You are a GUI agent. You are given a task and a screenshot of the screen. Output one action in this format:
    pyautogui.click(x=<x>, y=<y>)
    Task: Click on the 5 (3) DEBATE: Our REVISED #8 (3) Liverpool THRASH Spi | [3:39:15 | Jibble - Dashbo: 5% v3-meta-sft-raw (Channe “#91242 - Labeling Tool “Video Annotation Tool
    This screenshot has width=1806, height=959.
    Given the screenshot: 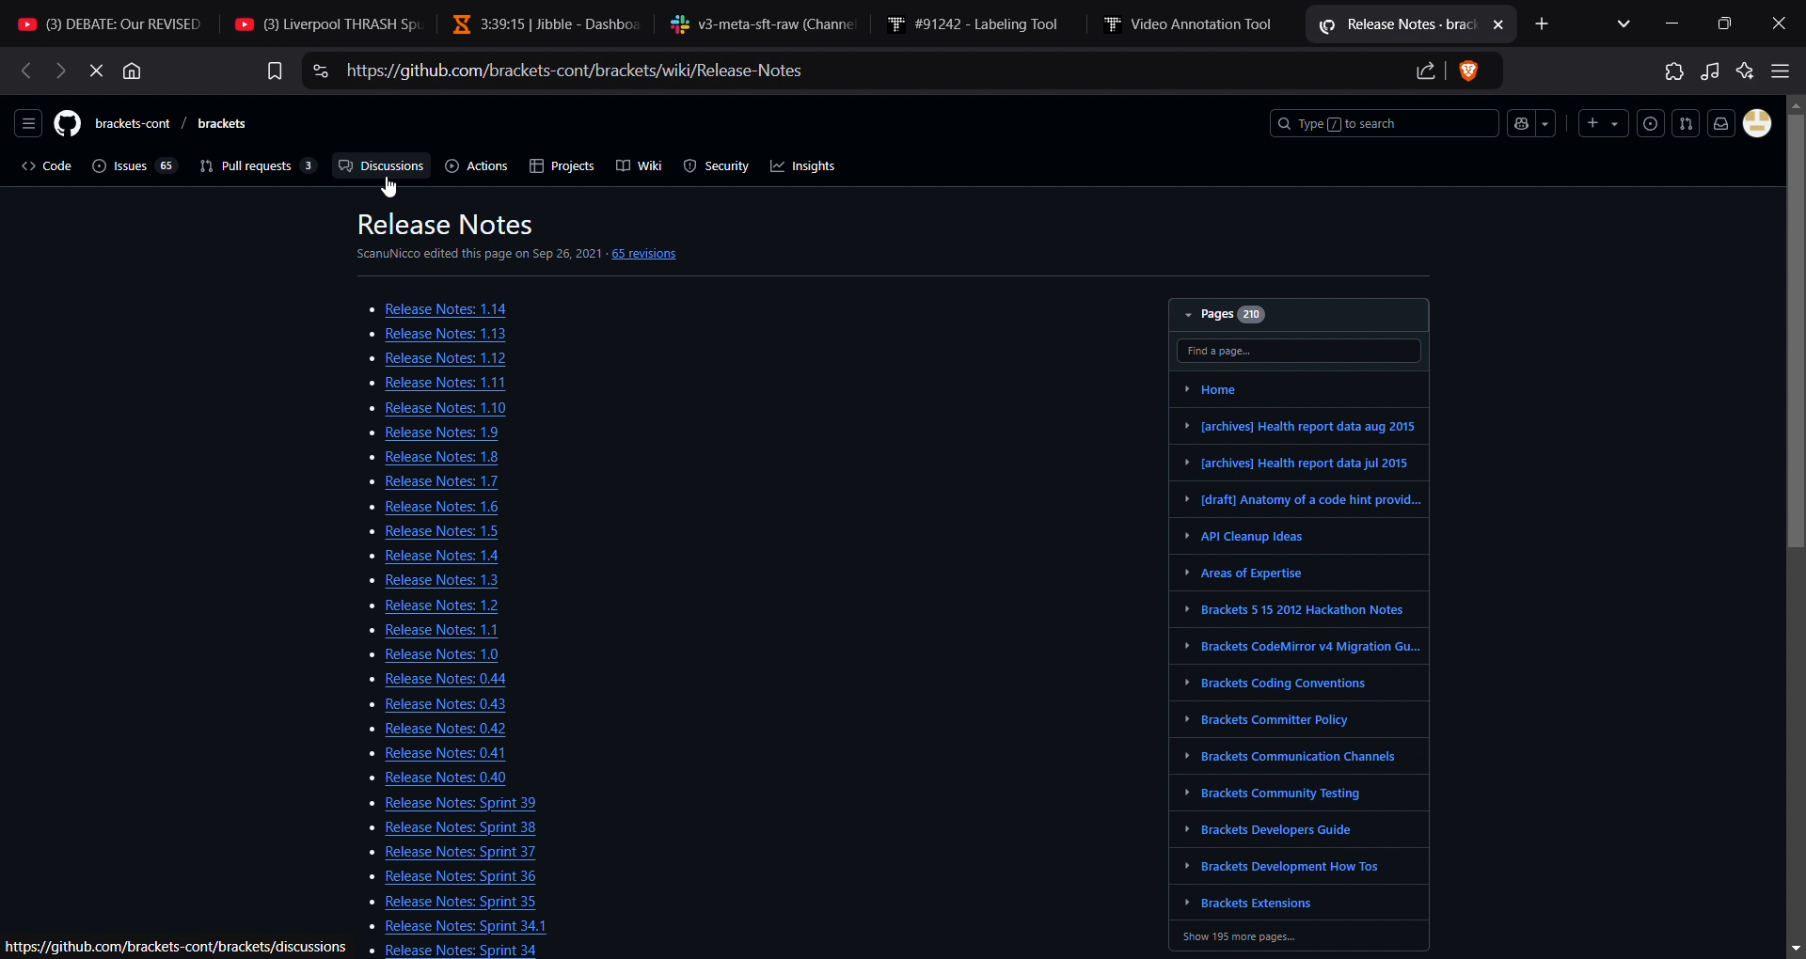 What is the action you would take?
    pyautogui.click(x=646, y=22)
    